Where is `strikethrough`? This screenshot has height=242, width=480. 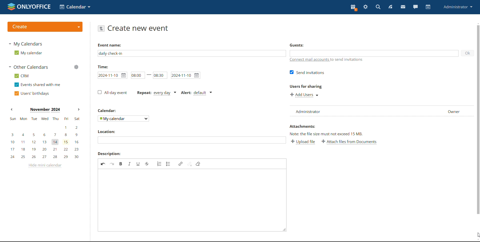 strikethrough is located at coordinates (147, 163).